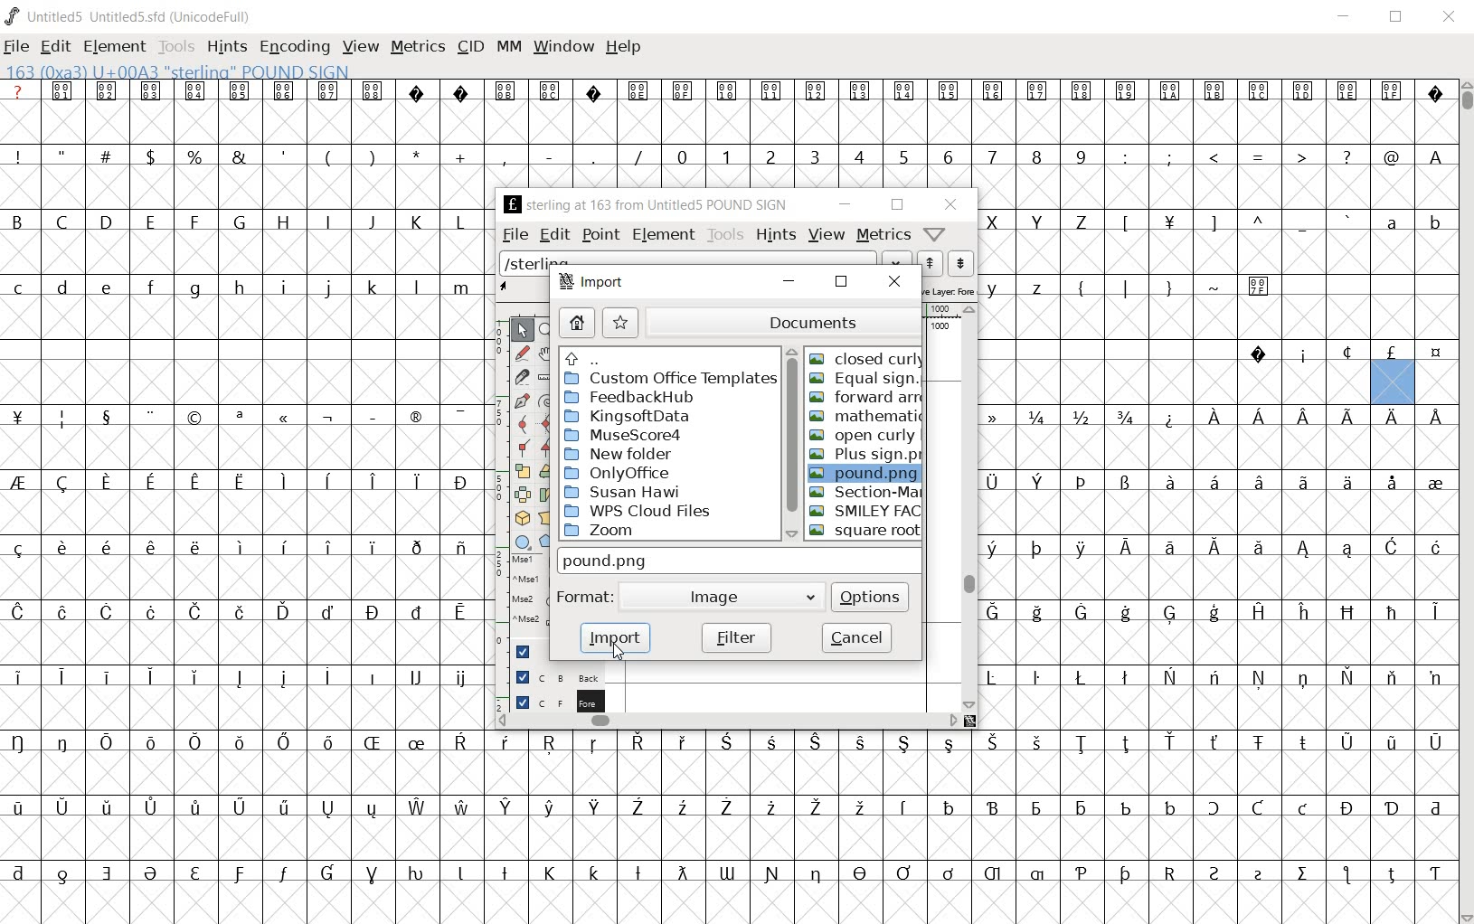 The image size is (1474, 924). Describe the element at coordinates (864, 510) in the screenshot. I see `SMILEY FAC` at that location.